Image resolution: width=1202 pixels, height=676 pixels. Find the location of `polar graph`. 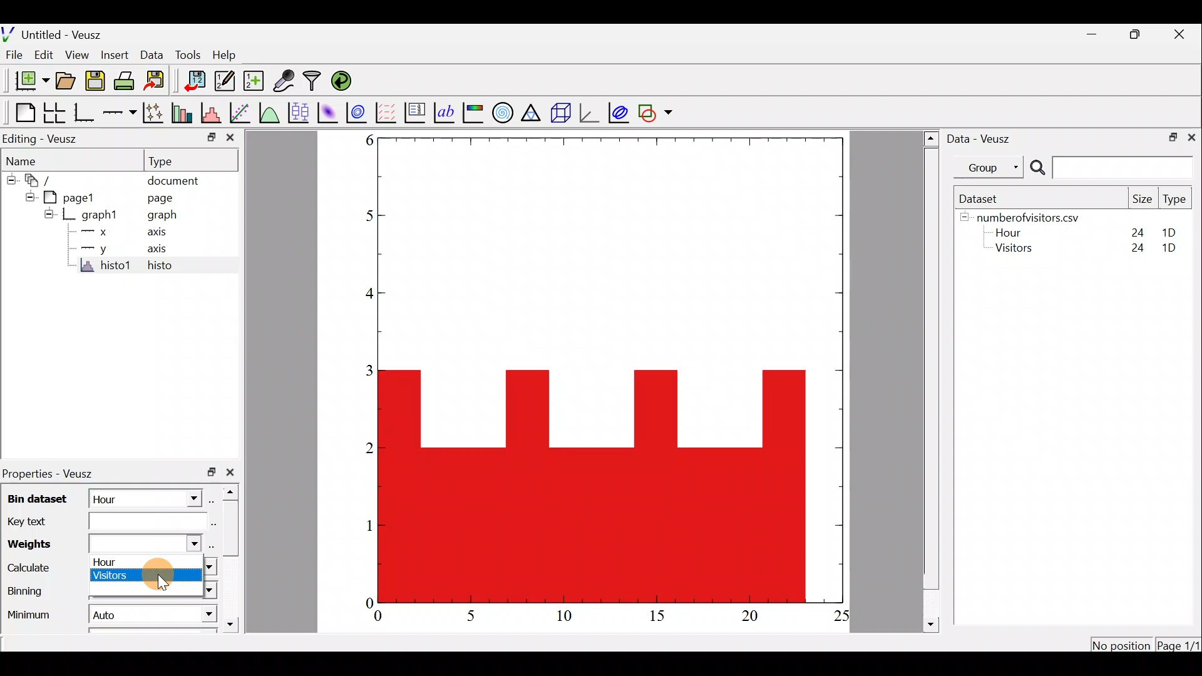

polar graph is located at coordinates (504, 114).